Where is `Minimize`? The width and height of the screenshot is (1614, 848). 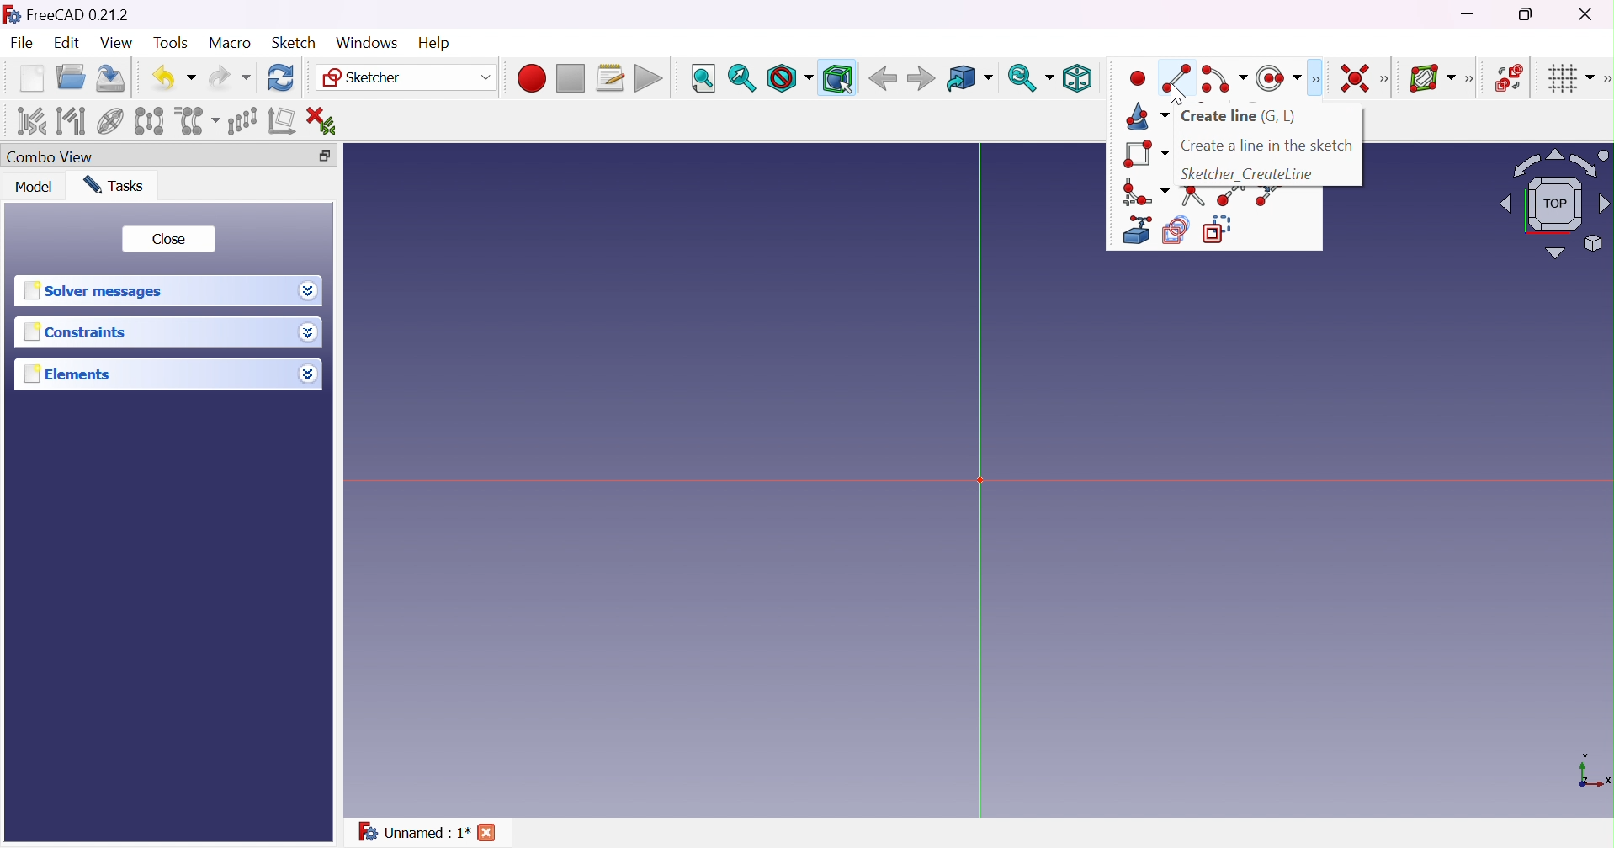
Minimize is located at coordinates (1469, 16).